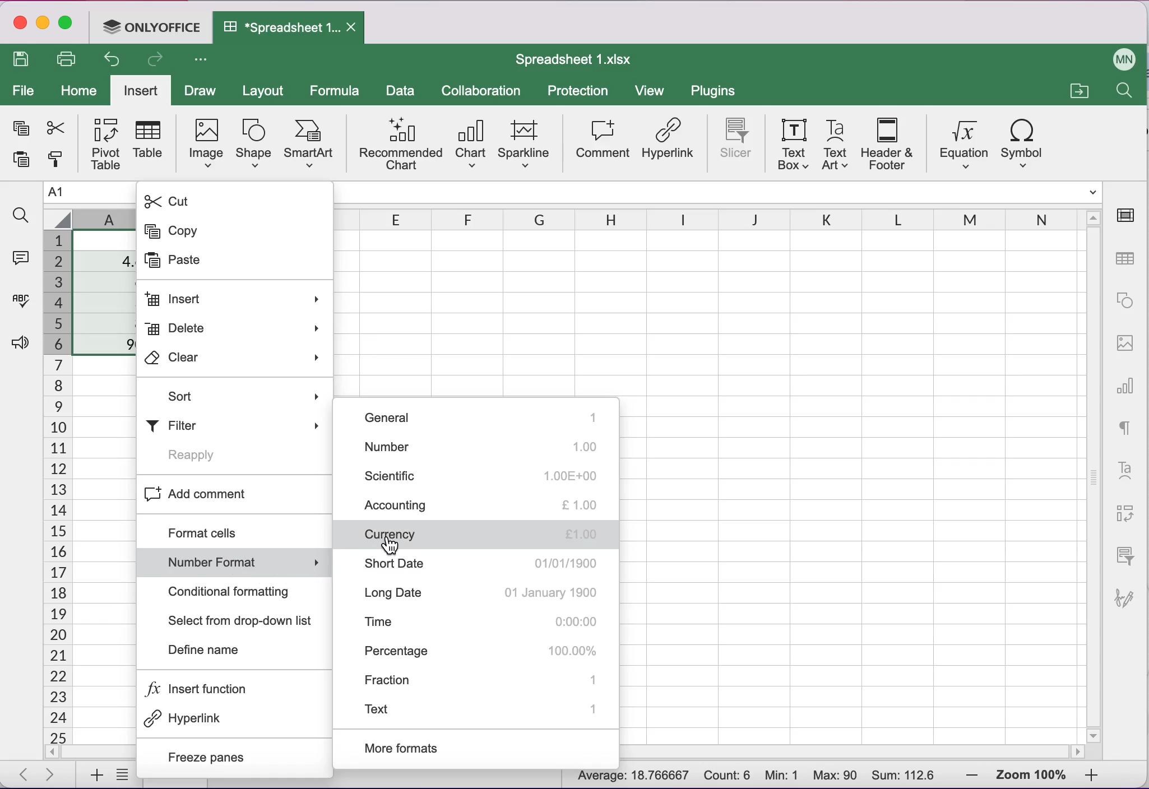 Image resolution: width=1149 pixels, height=789 pixels. What do you see at coordinates (1026, 143) in the screenshot?
I see `symbol` at bounding box center [1026, 143].